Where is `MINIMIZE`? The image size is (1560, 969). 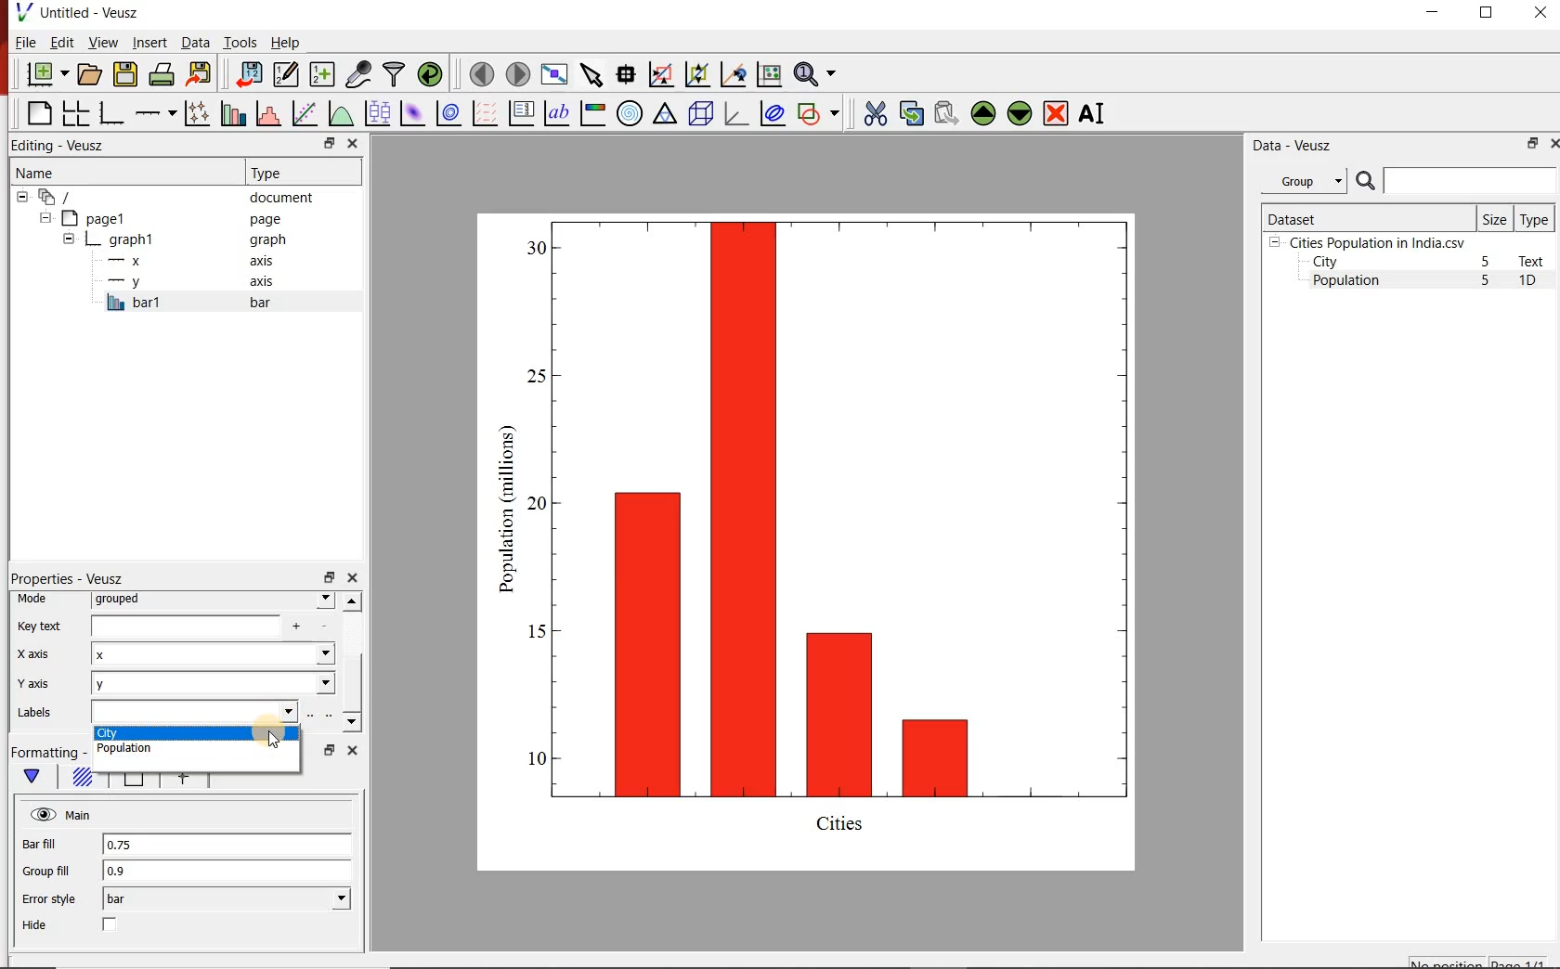
MINIMIZE is located at coordinates (1434, 12).